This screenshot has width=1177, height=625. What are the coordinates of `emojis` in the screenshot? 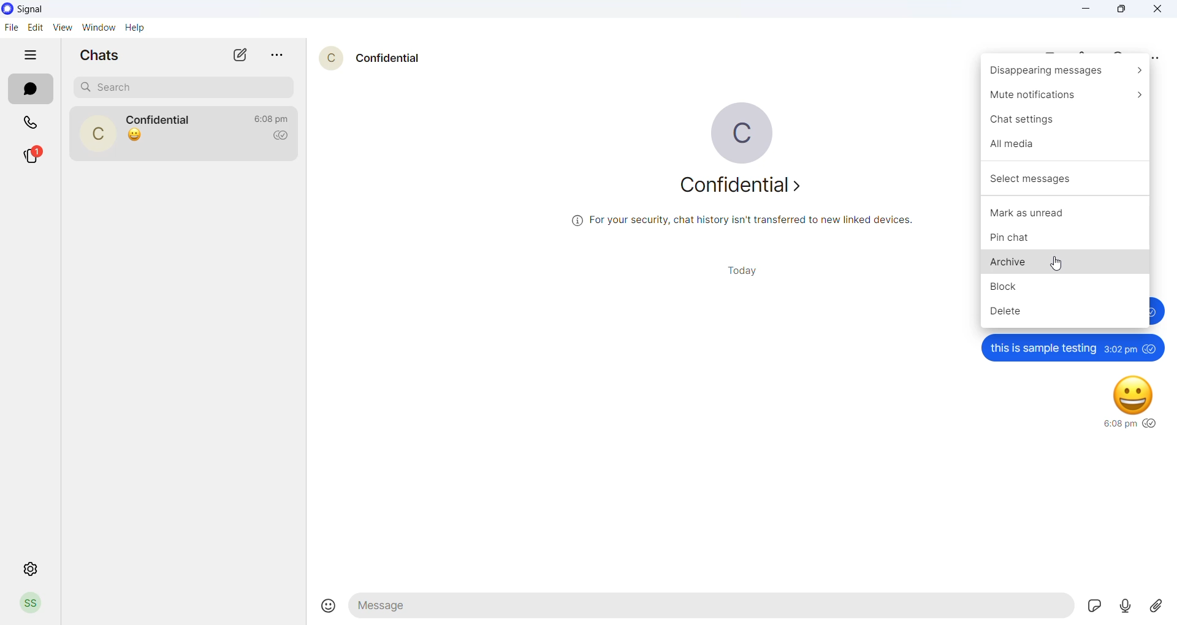 It's located at (325, 607).